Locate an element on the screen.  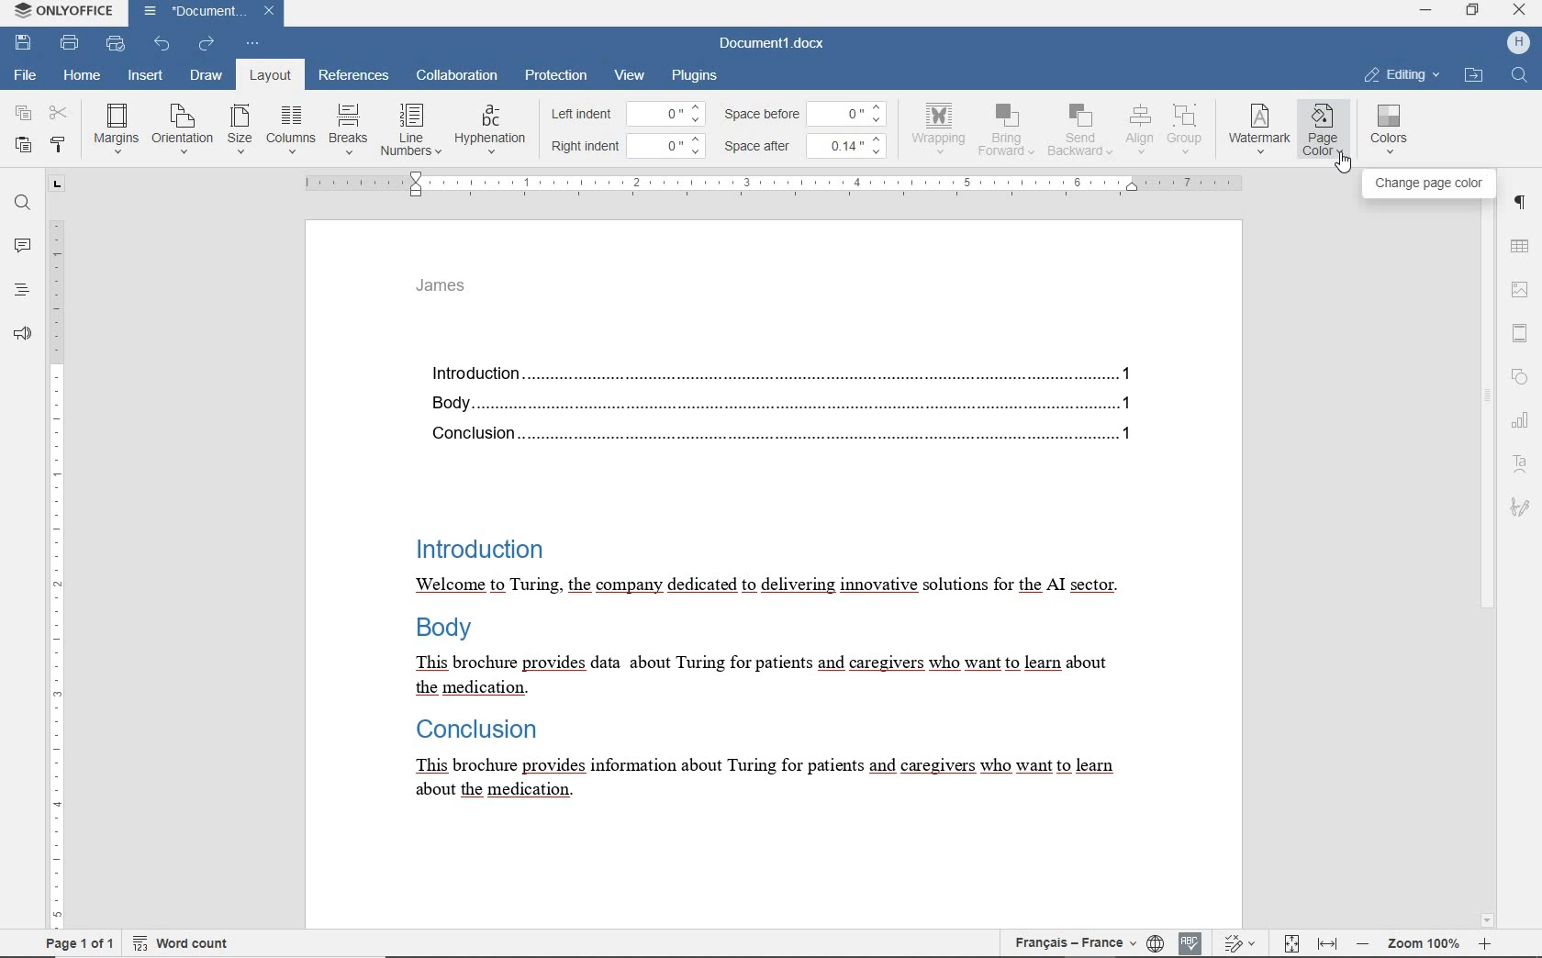
wrapping is located at coordinates (940, 129).